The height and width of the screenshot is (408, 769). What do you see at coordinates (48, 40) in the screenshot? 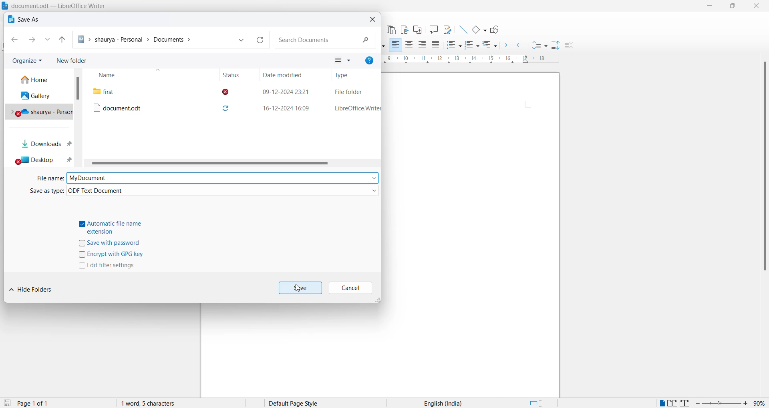
I see `Recently accessed` at bounding box center [48, 40].